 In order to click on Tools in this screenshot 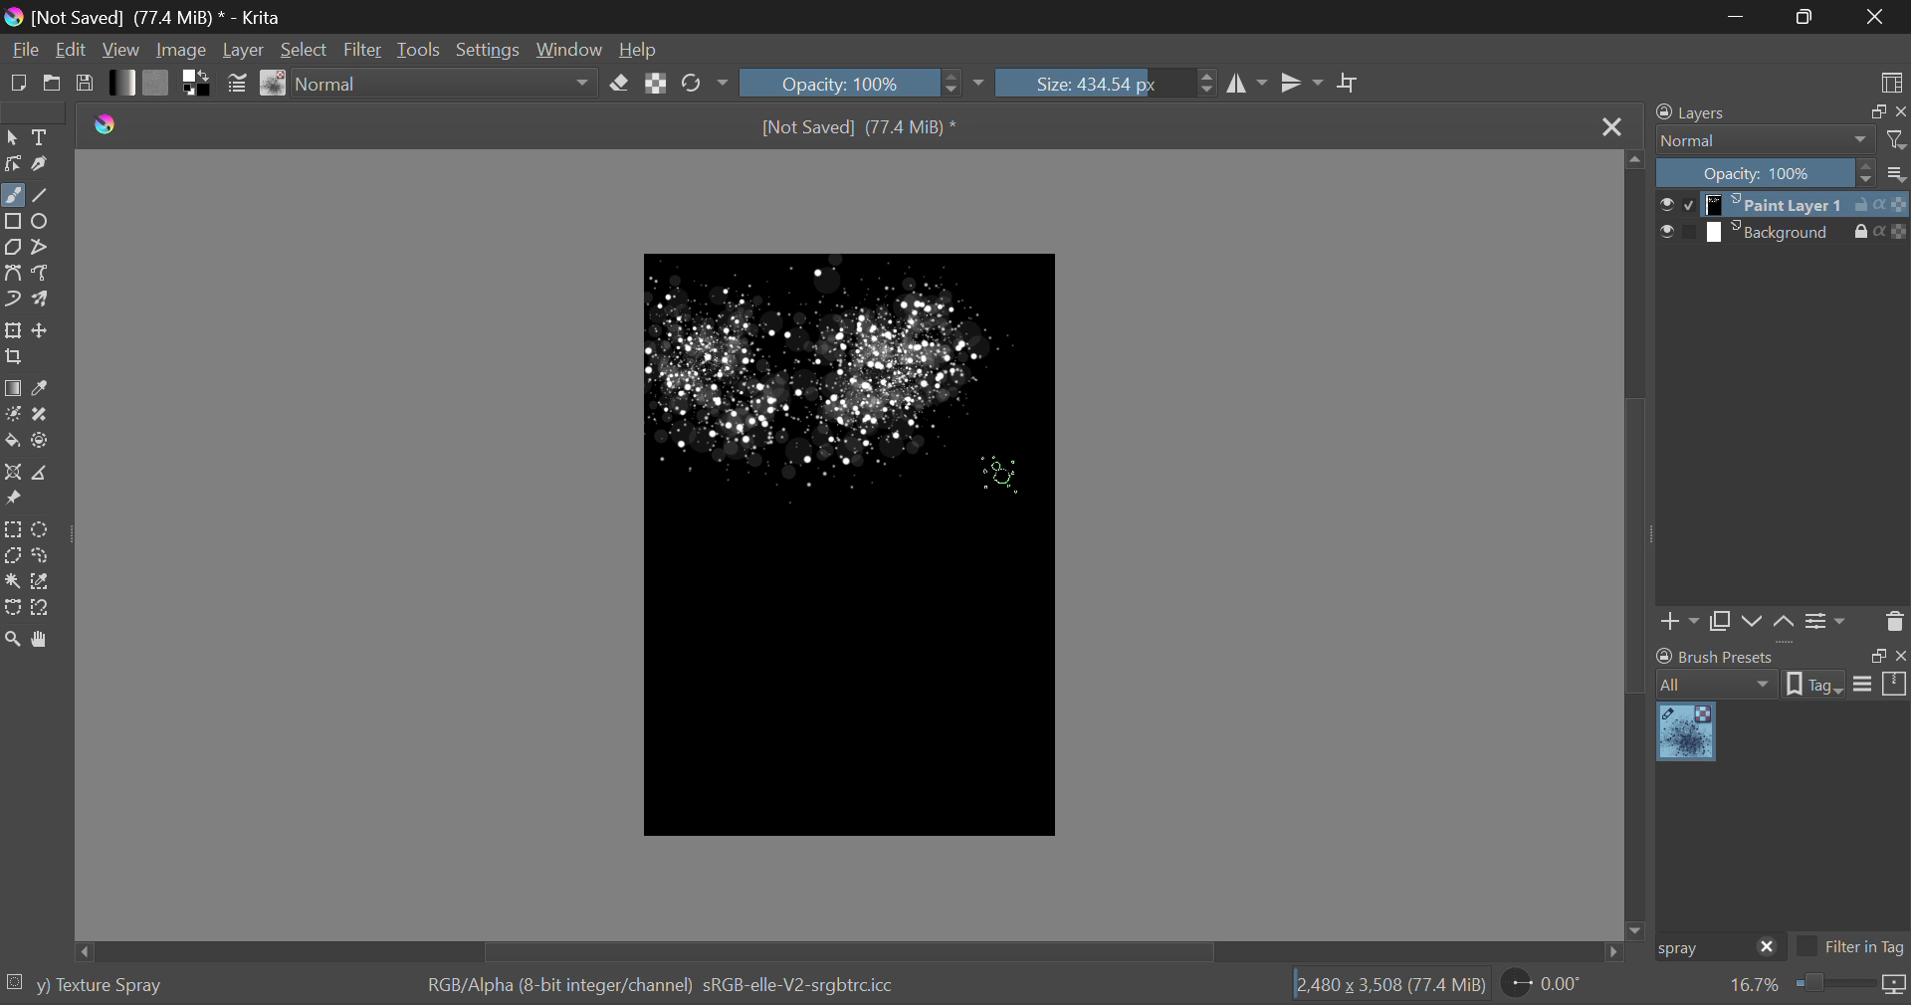, I will do `click(422, 49)`.